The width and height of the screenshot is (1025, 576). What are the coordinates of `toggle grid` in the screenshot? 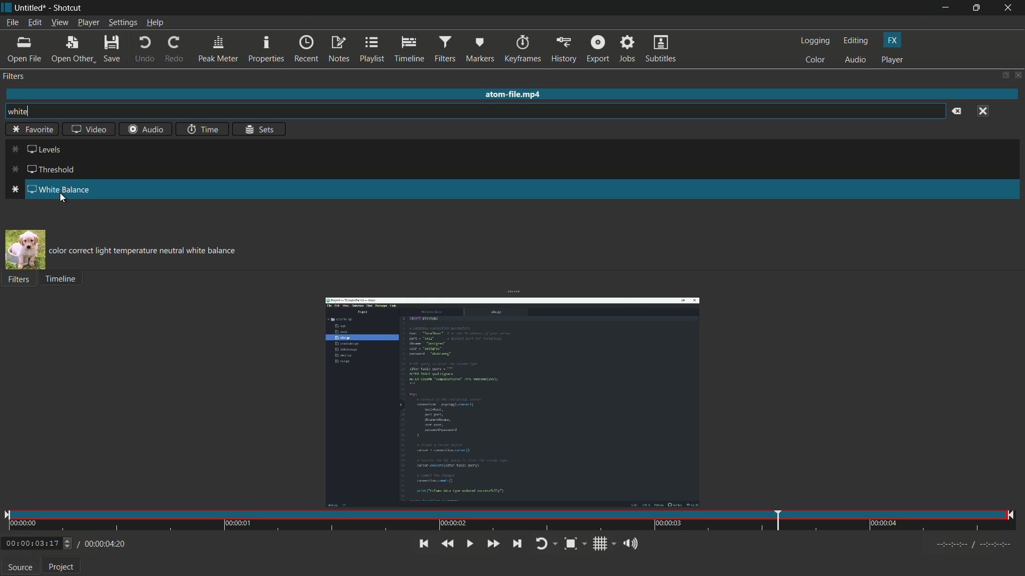 It's located at (604, 543).